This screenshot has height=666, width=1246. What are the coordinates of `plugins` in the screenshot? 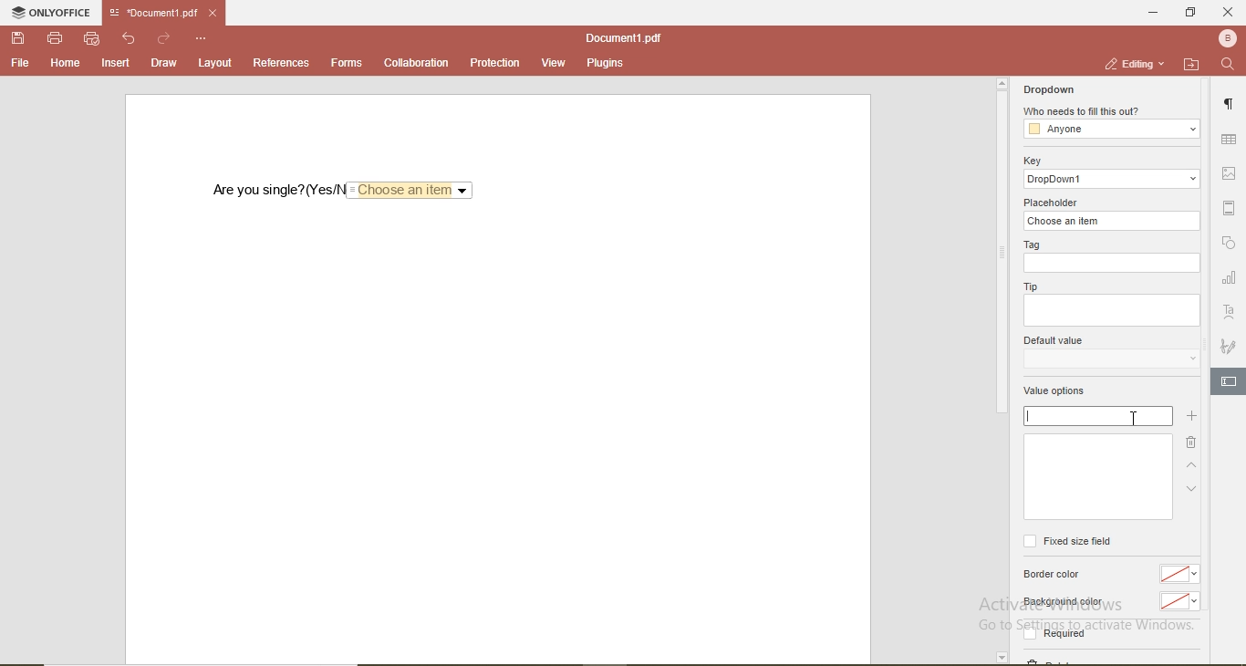 It's located at (602, 63).